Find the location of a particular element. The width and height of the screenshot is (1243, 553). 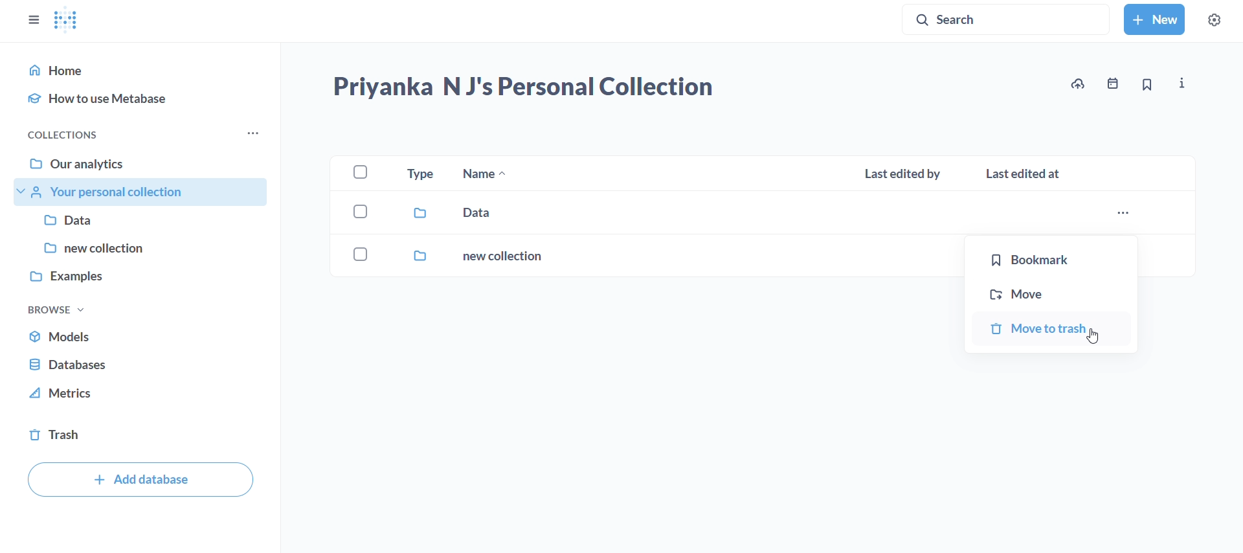

settings is located at coordinates (1215, 18).